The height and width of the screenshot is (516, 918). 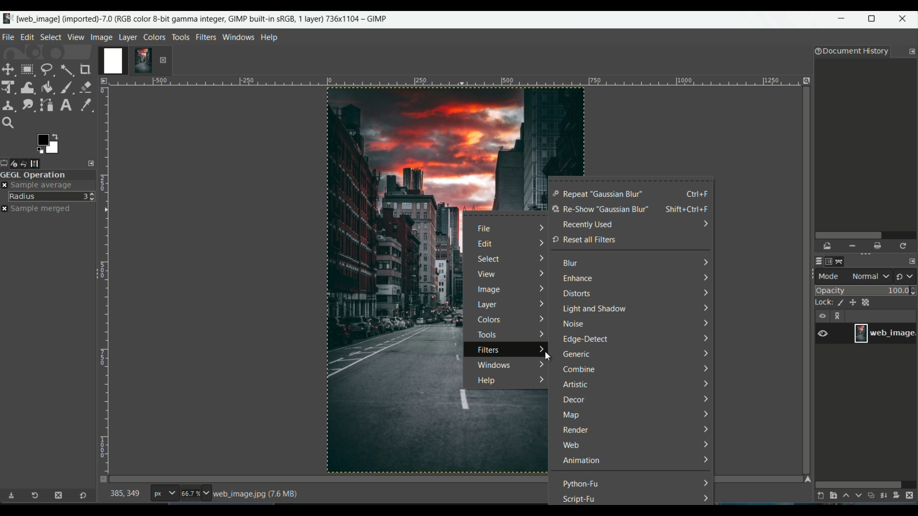 I want to click on create duplicate layer, so click(x=871, y=496).